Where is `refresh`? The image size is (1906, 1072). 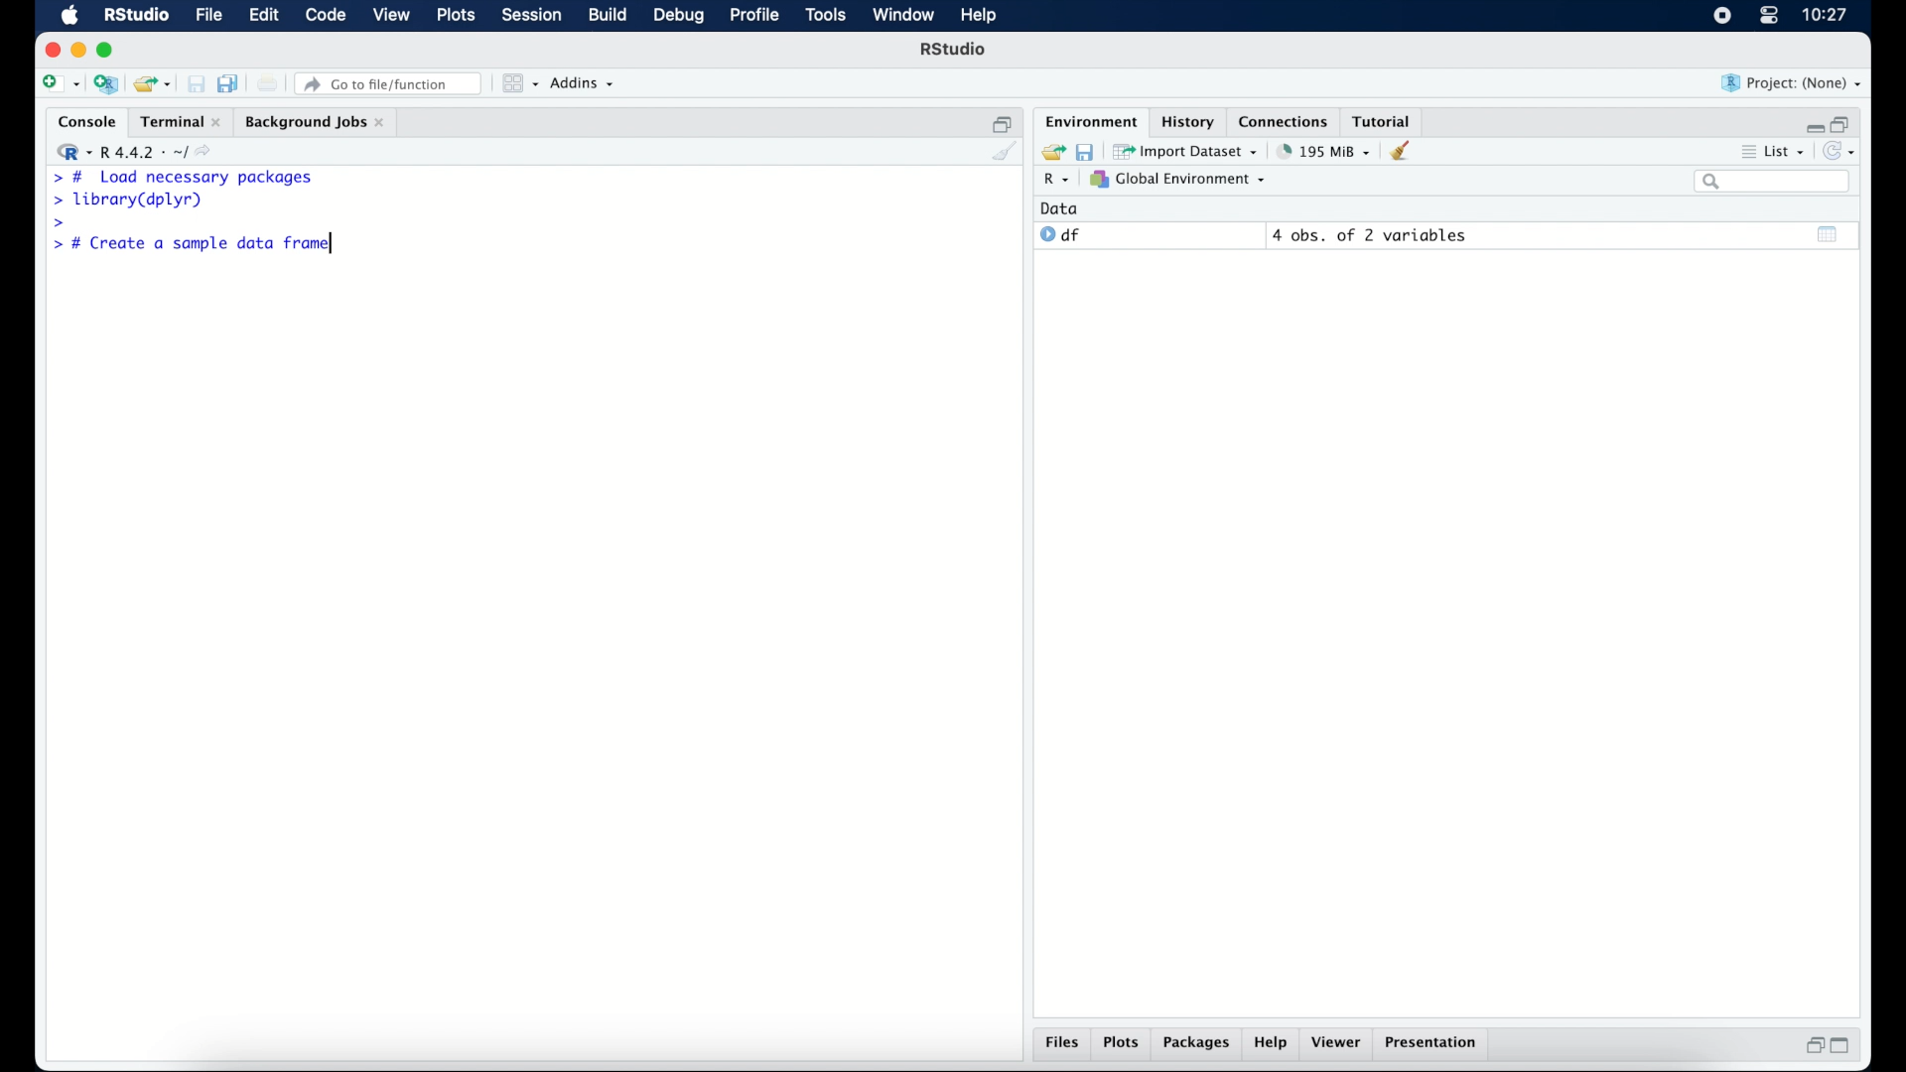
refresh is located at coordinates (1842, 153).